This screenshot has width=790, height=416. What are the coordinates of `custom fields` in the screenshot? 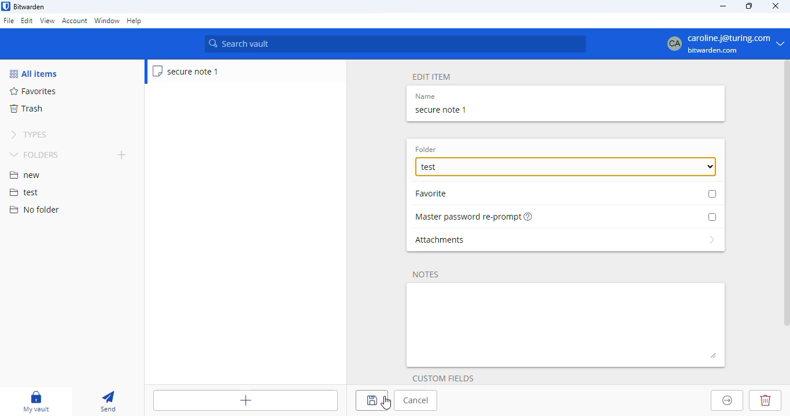 It's located at (443, 378).